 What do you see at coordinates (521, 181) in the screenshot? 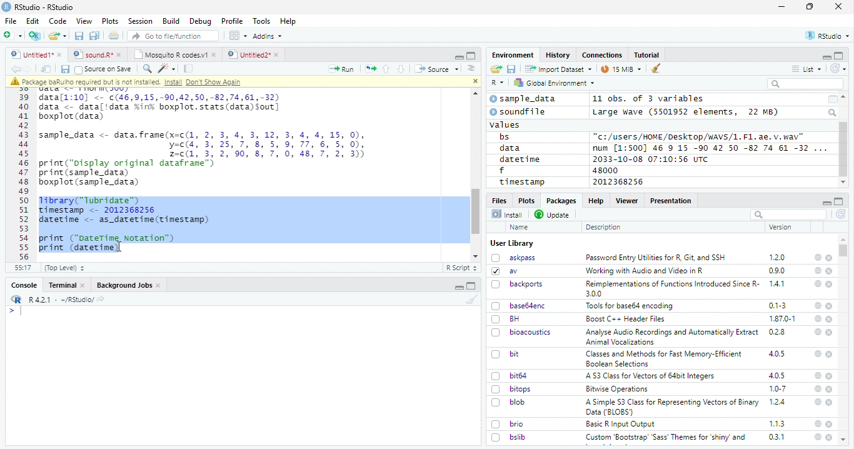
I see `timestamp` at bounding box center [521, 181].